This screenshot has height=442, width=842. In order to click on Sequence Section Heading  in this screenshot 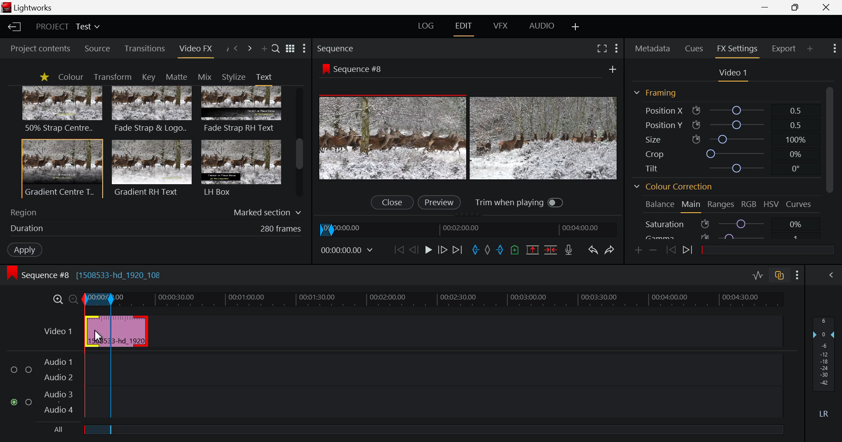, I will do `click(372, 48)`.